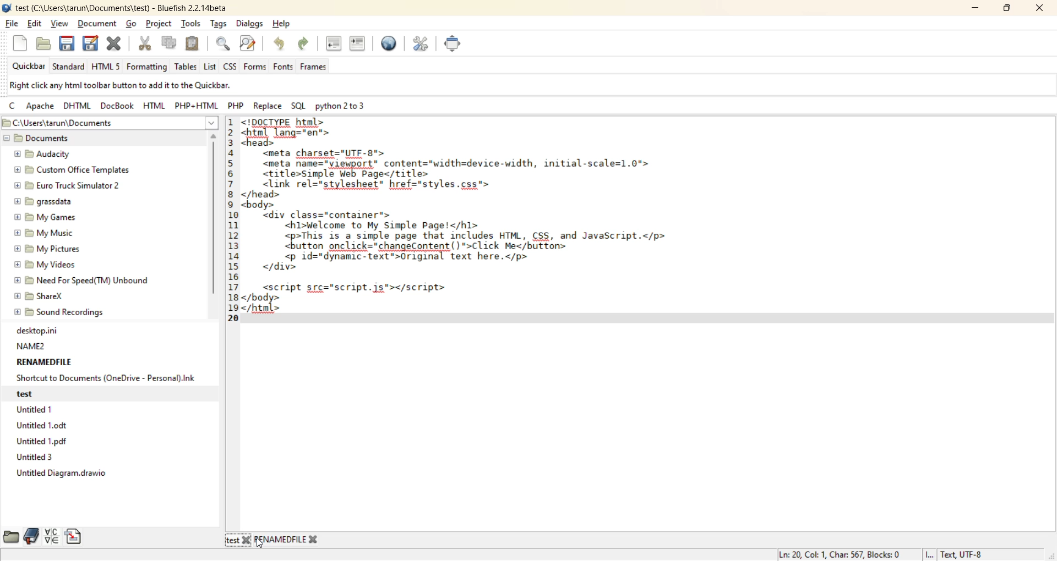 The height and width of the screenshot is (561, 1057). I want to click on sound recordings, so click(71, 314).